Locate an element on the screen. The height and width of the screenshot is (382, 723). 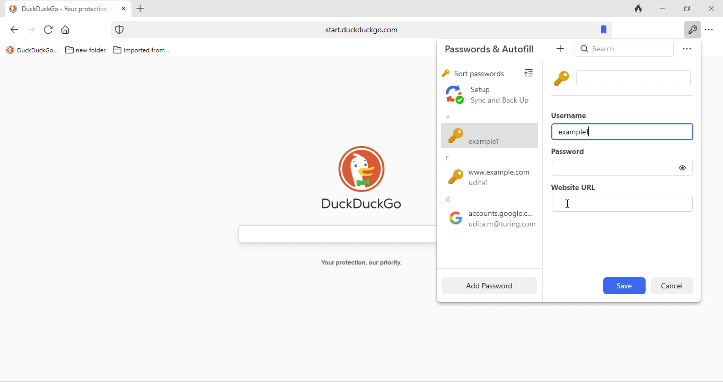
view is located at coordinates (528, 72).